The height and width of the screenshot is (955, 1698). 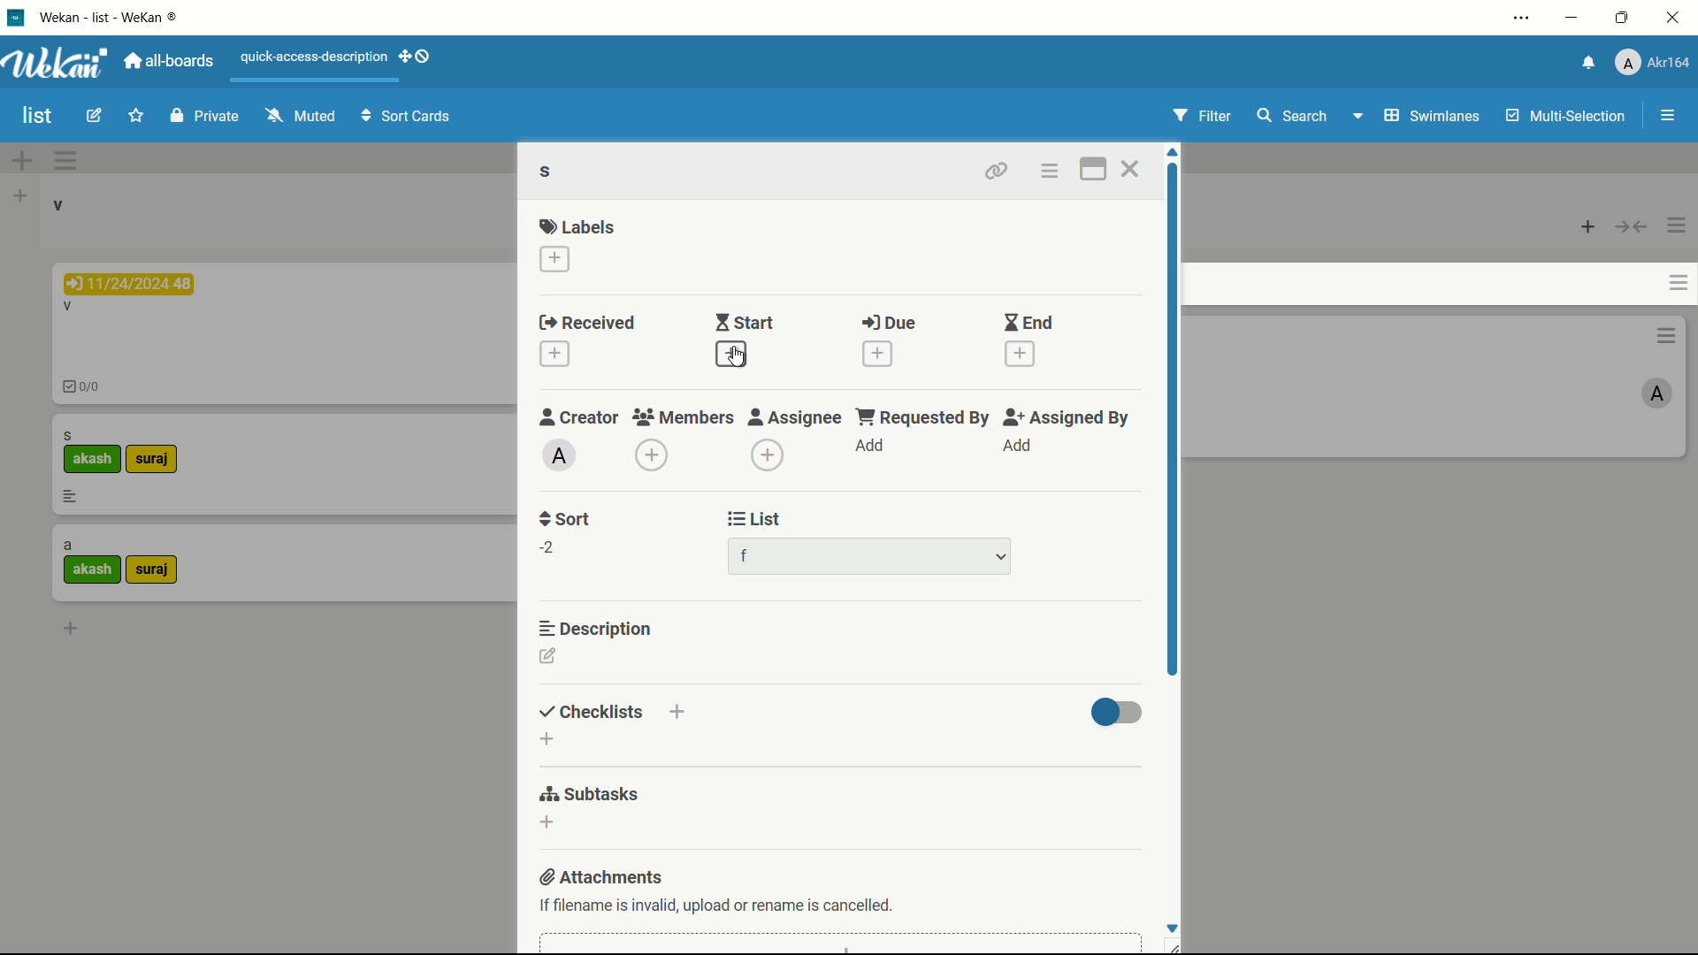 I want to click on star this board, so click(x=135, y=116).